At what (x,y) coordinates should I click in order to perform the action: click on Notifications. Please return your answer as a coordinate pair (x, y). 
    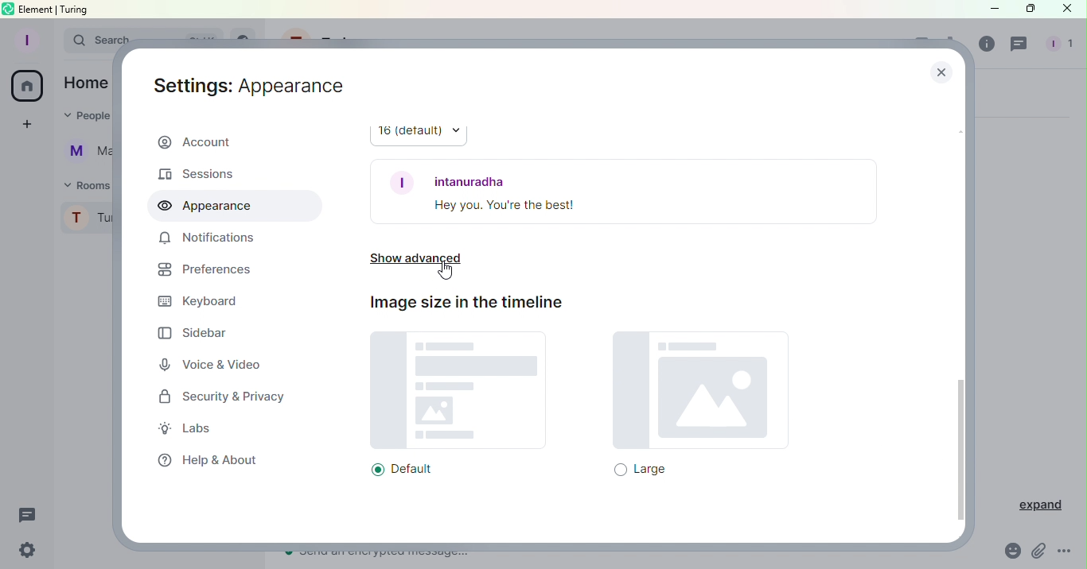
    Looking at the image, I should click on (204, 239).